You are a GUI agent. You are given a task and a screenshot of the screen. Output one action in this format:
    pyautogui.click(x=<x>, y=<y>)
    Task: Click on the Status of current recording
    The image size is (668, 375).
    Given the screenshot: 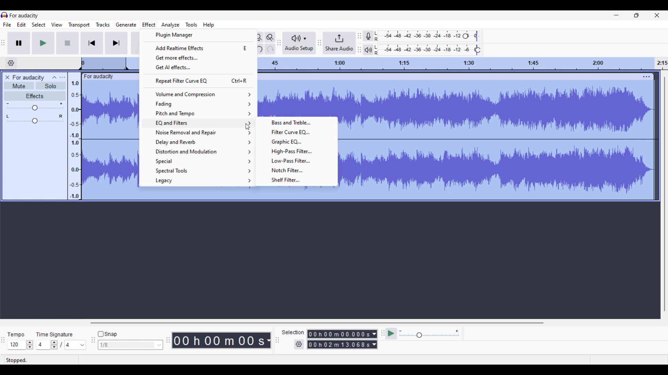 What is the action you would take?
    pyautogui.click(x=40, y=360)
    